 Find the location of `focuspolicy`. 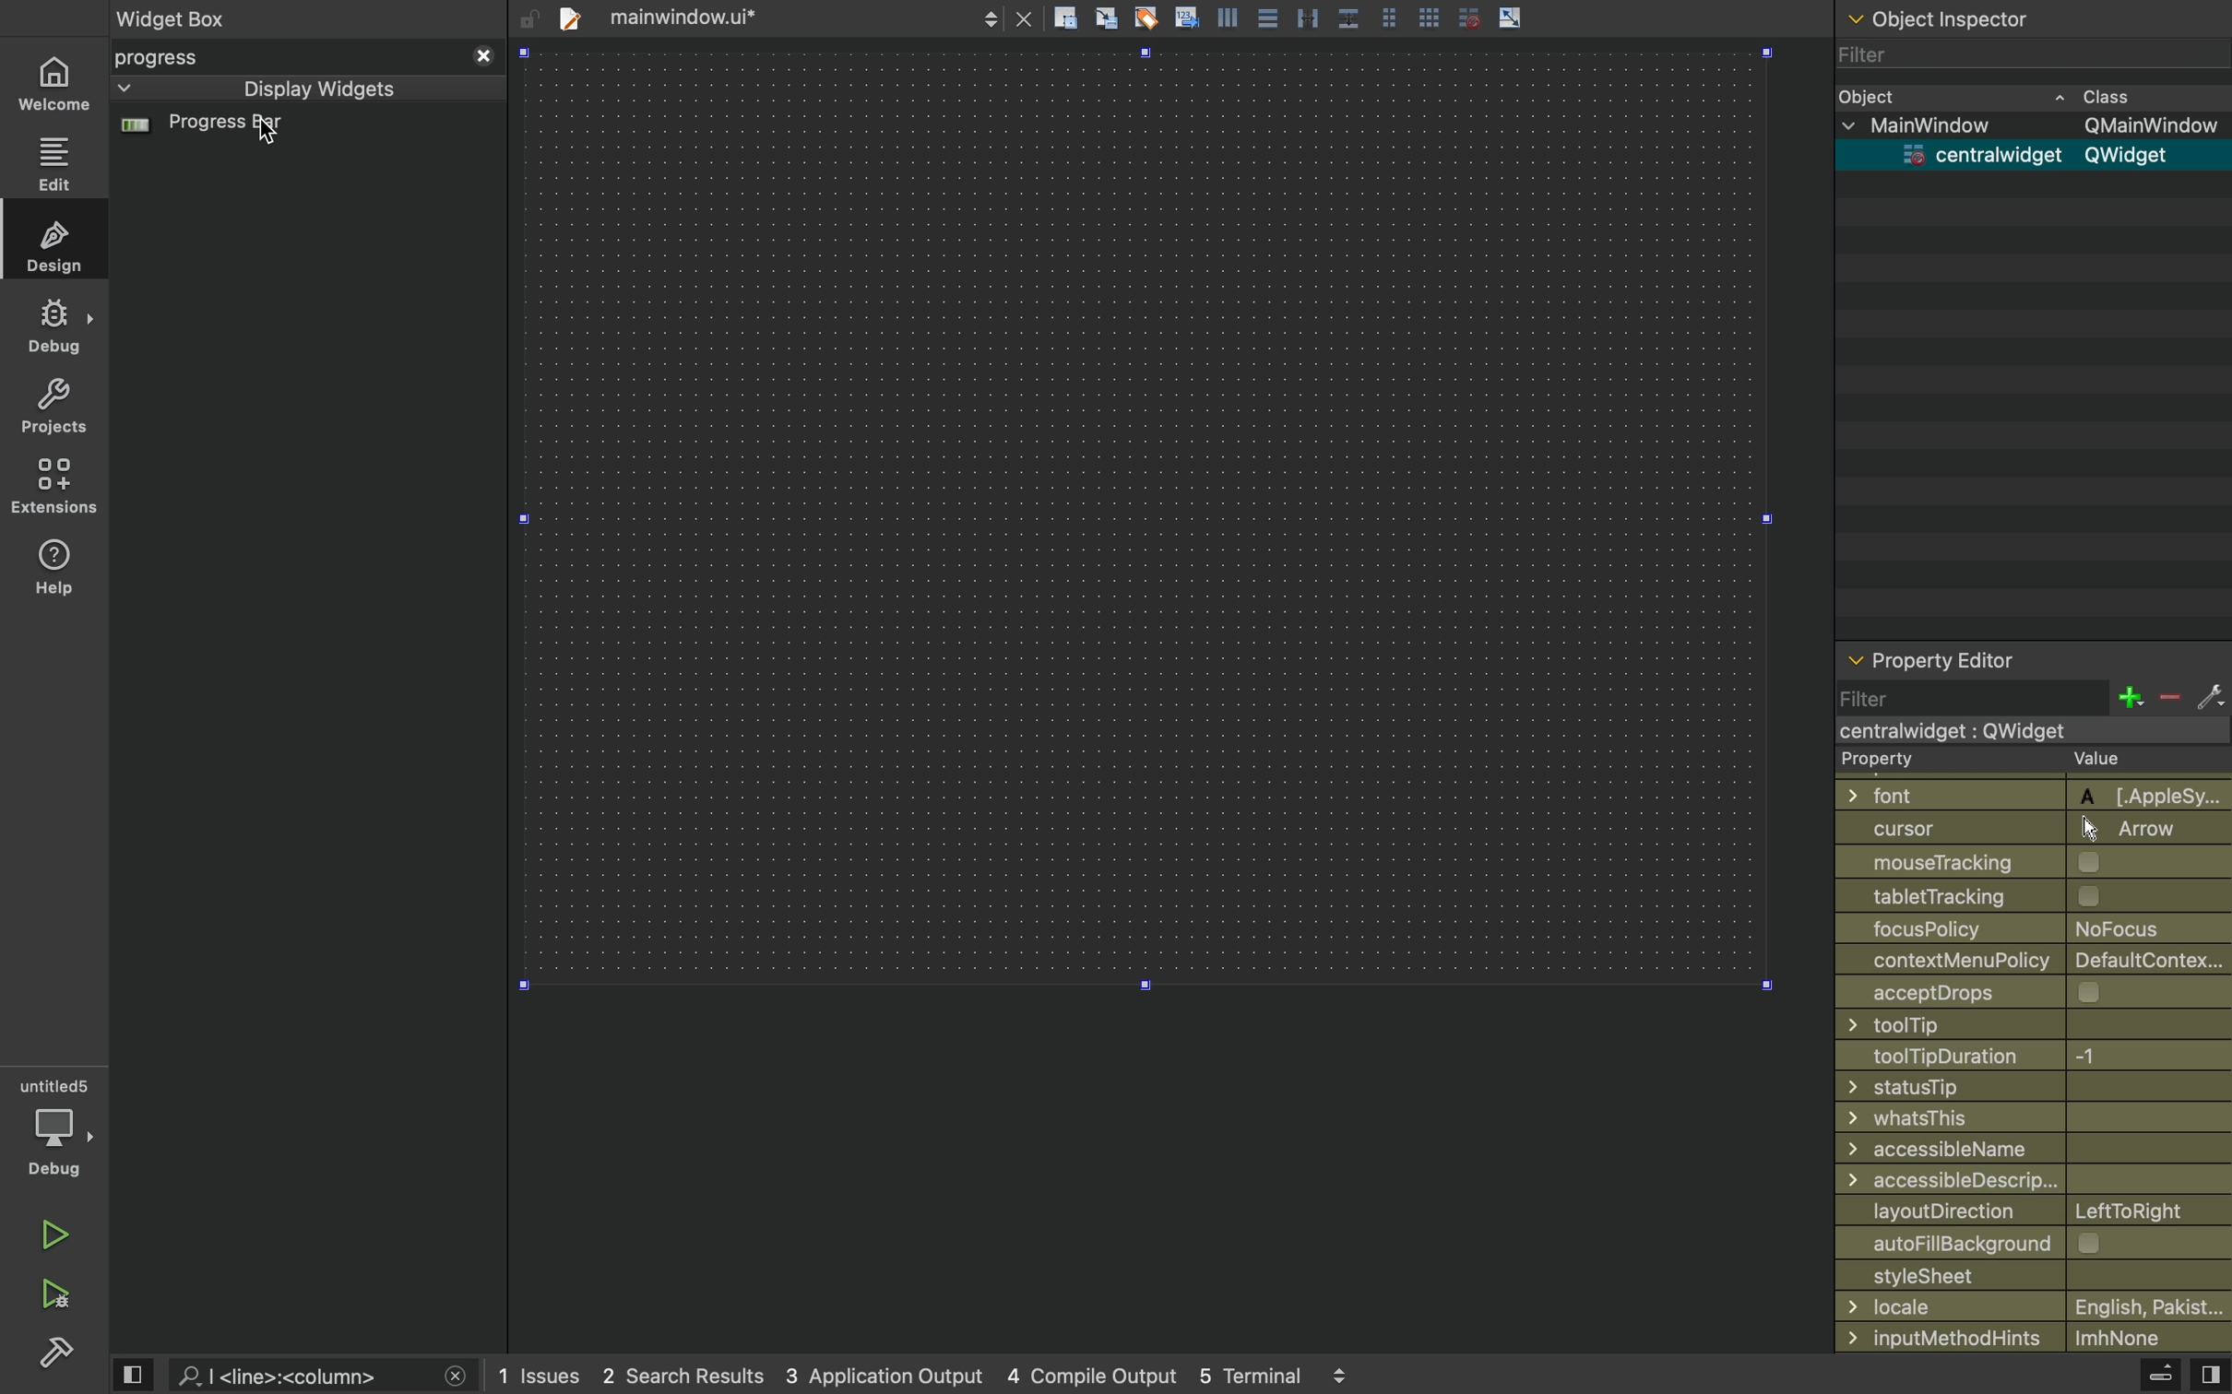

focuspolicy is located at coordinates (2018, 927).